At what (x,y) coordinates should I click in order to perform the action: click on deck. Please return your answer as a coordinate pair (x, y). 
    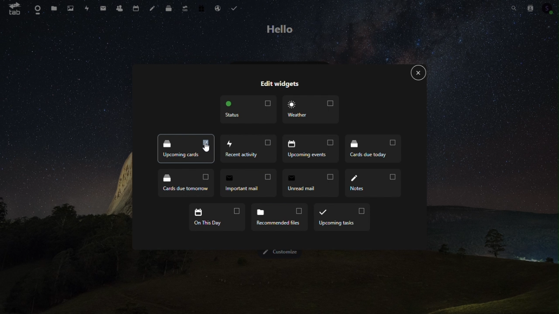
    Looking at the image, I should click on (167, 8).